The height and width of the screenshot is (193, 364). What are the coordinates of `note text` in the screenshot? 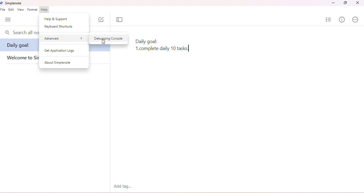 It's located at (162, 45).